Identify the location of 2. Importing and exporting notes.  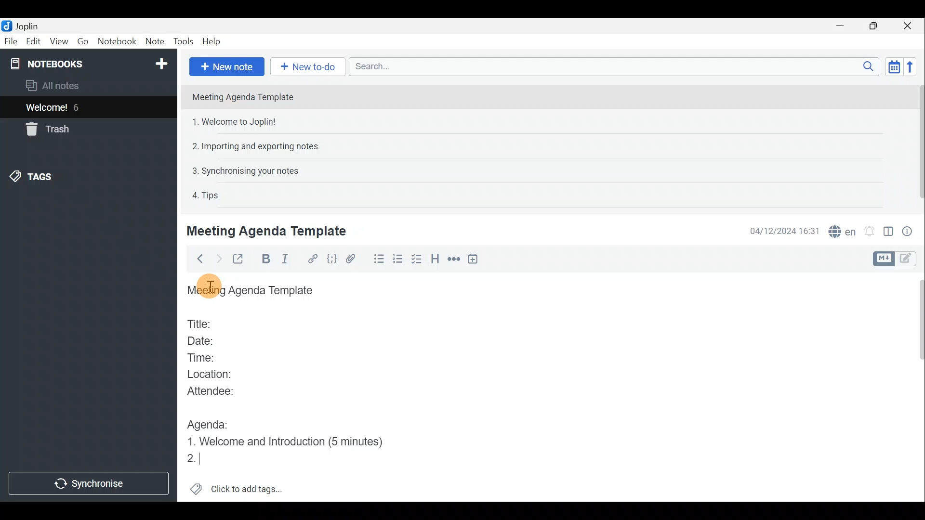
(259, 146).